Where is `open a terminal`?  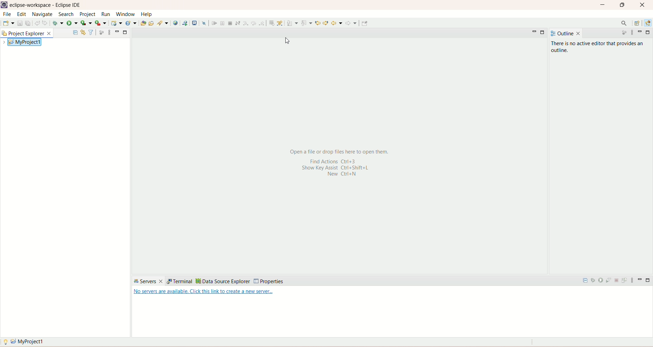
open a terminal is located at coordinates (195, 23).